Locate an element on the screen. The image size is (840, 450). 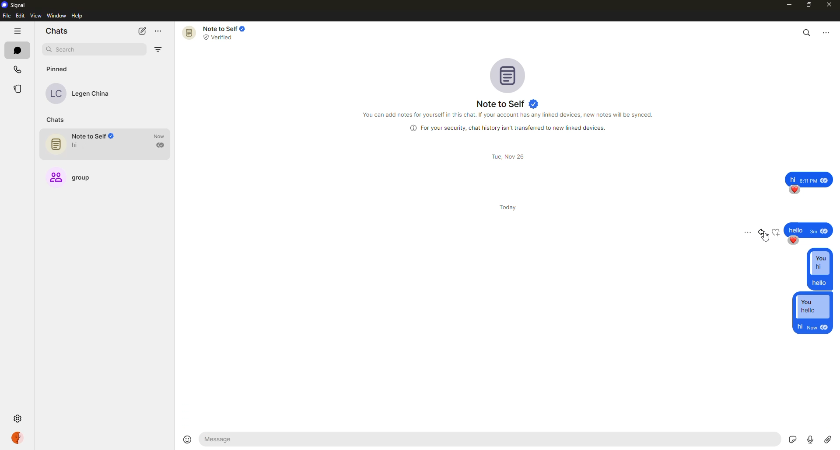
message is located at coordinates (809, 230).